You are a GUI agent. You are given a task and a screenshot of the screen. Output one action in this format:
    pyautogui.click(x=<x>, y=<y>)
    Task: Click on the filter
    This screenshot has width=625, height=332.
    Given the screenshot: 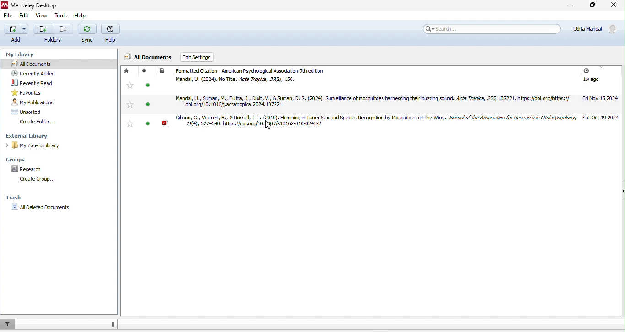 What is the action you would take?
    pyautogui.click(x=9, y=324)
    